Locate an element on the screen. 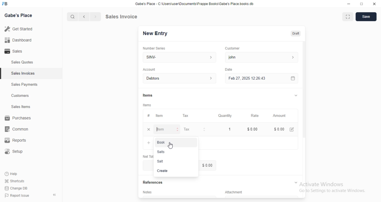  Sat is located at coordinates (161, 161).